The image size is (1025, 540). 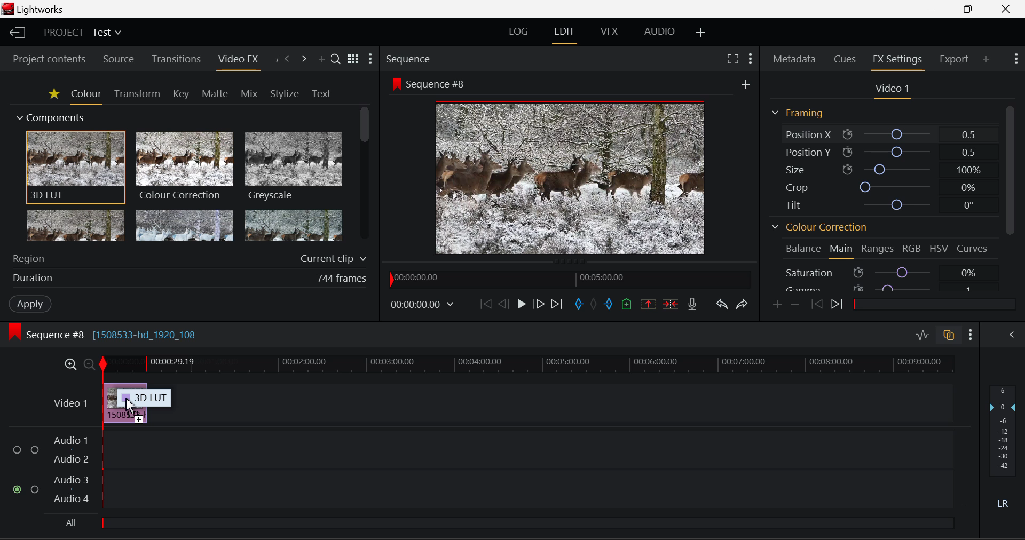 What do you see at coordinates (282, 94) in the screenshot?
I see `Stylize` at bounding box center [282, 94].